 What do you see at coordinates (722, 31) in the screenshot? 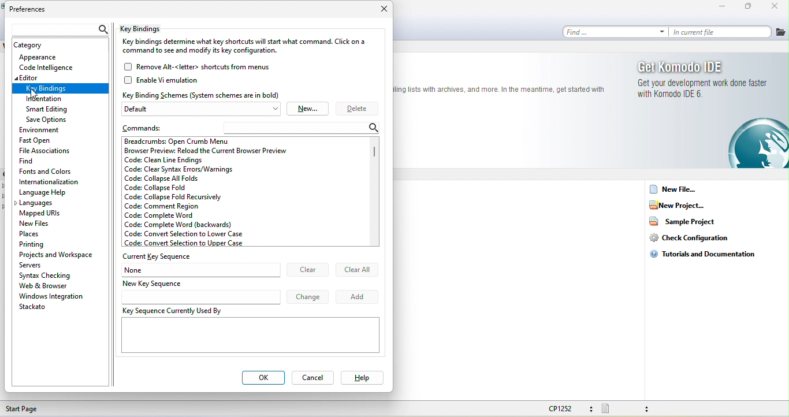
I see `in current file` at bounding box center [722, 31].